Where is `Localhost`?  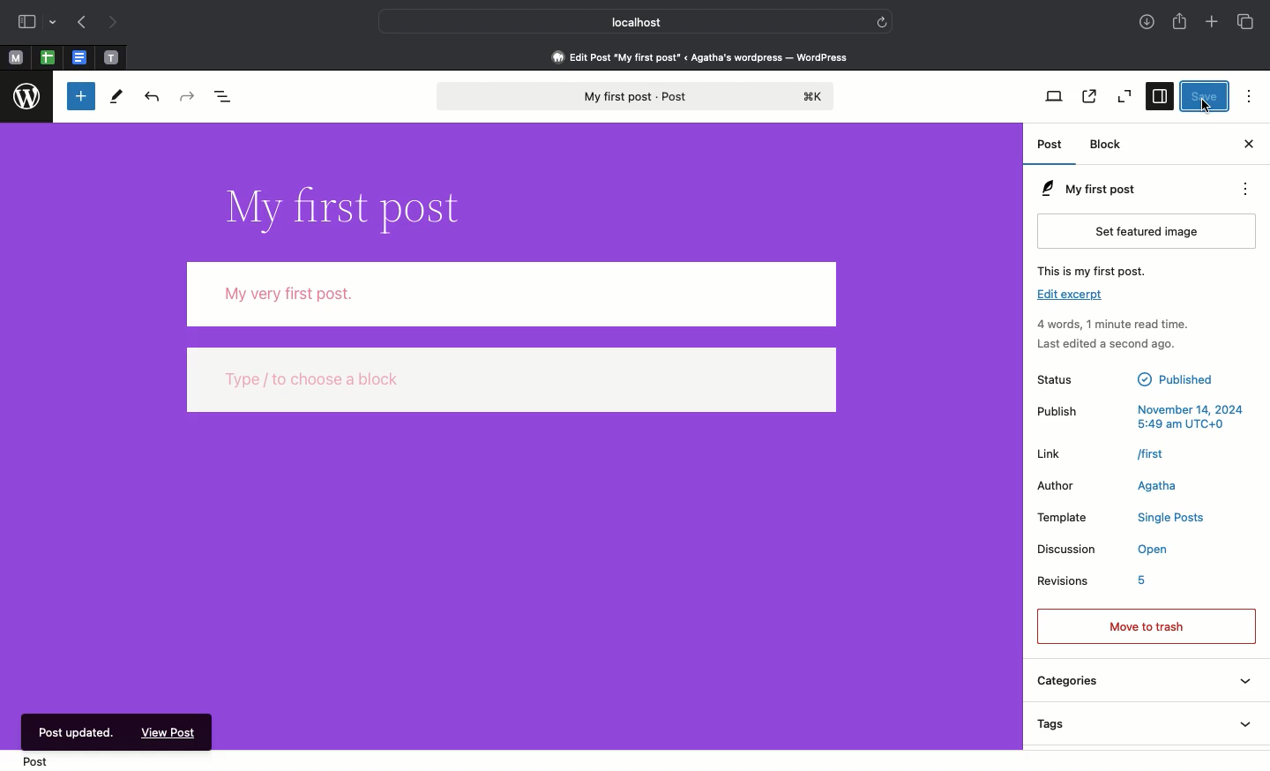 Localhost is located at coordinates (624, 22).